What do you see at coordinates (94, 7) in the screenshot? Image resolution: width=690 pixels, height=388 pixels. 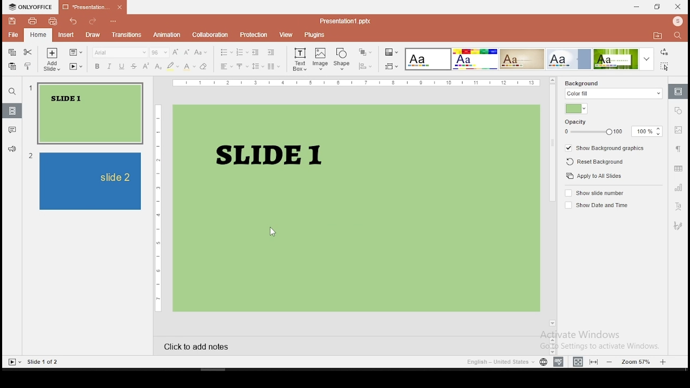 I see `Presentation` at bounding box center [94, 7].